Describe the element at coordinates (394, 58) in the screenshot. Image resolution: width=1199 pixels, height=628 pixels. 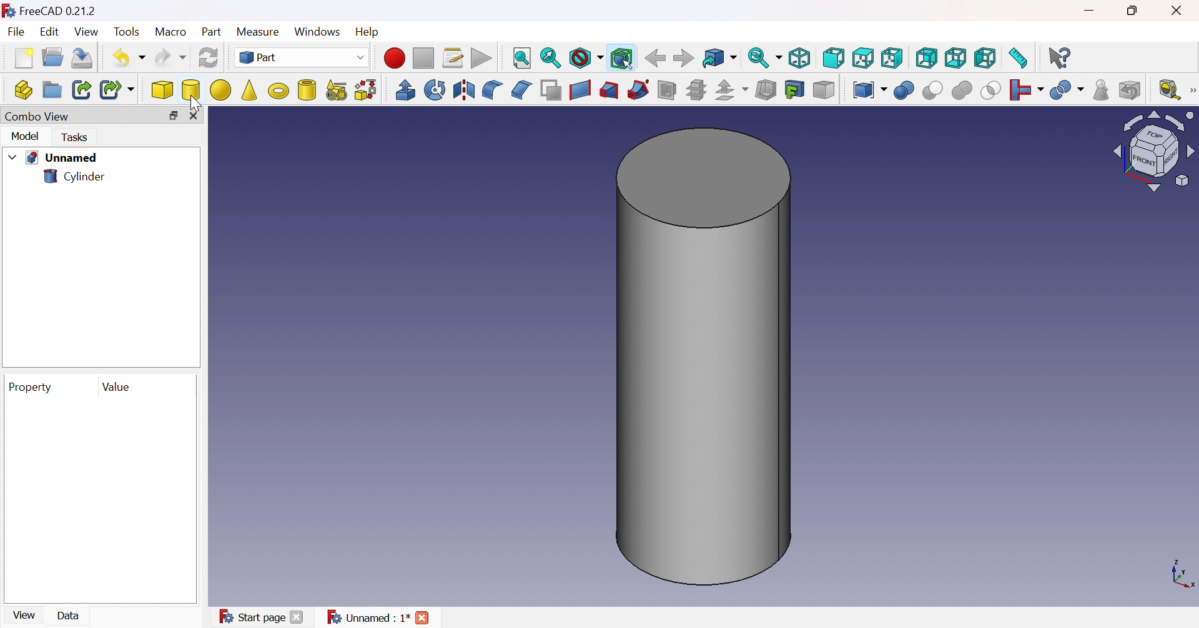
I see `Macro recording` at that location.